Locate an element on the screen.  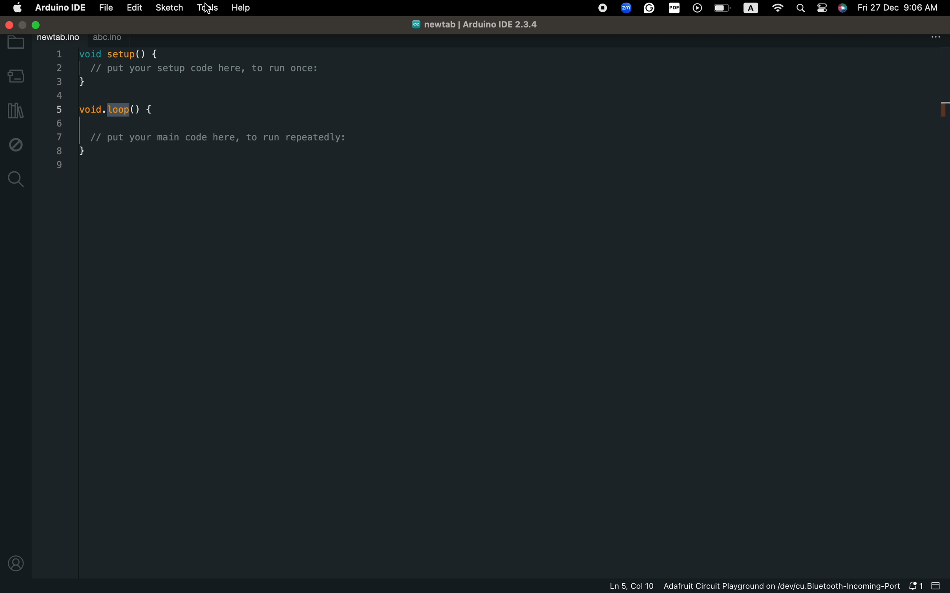
main setting is located at coordinates (15, 7).